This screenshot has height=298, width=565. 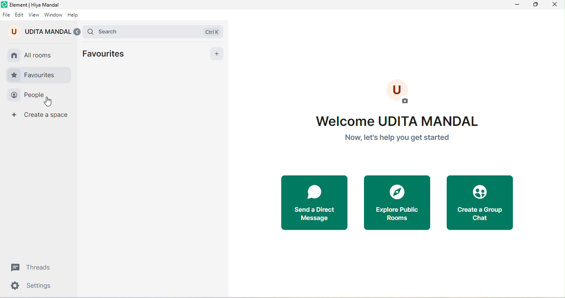 I want to click on create space, so click(x=41, y=116).